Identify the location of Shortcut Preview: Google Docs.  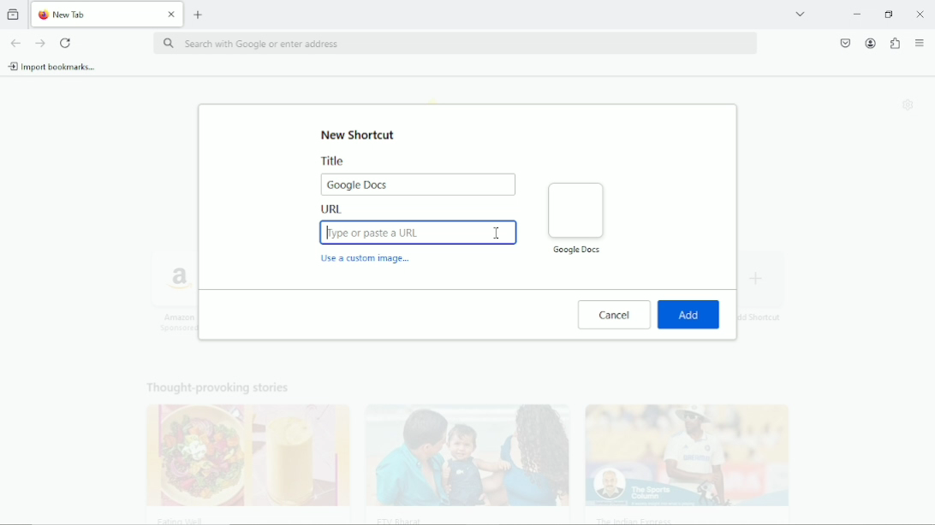
(575, 217).